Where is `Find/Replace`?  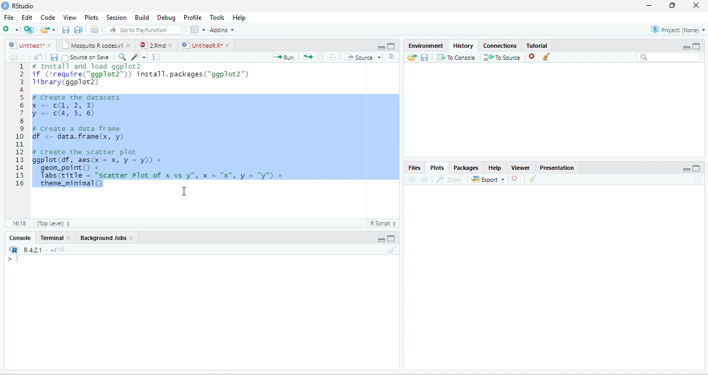 Find/Replace is located at coordinates (123, 58).